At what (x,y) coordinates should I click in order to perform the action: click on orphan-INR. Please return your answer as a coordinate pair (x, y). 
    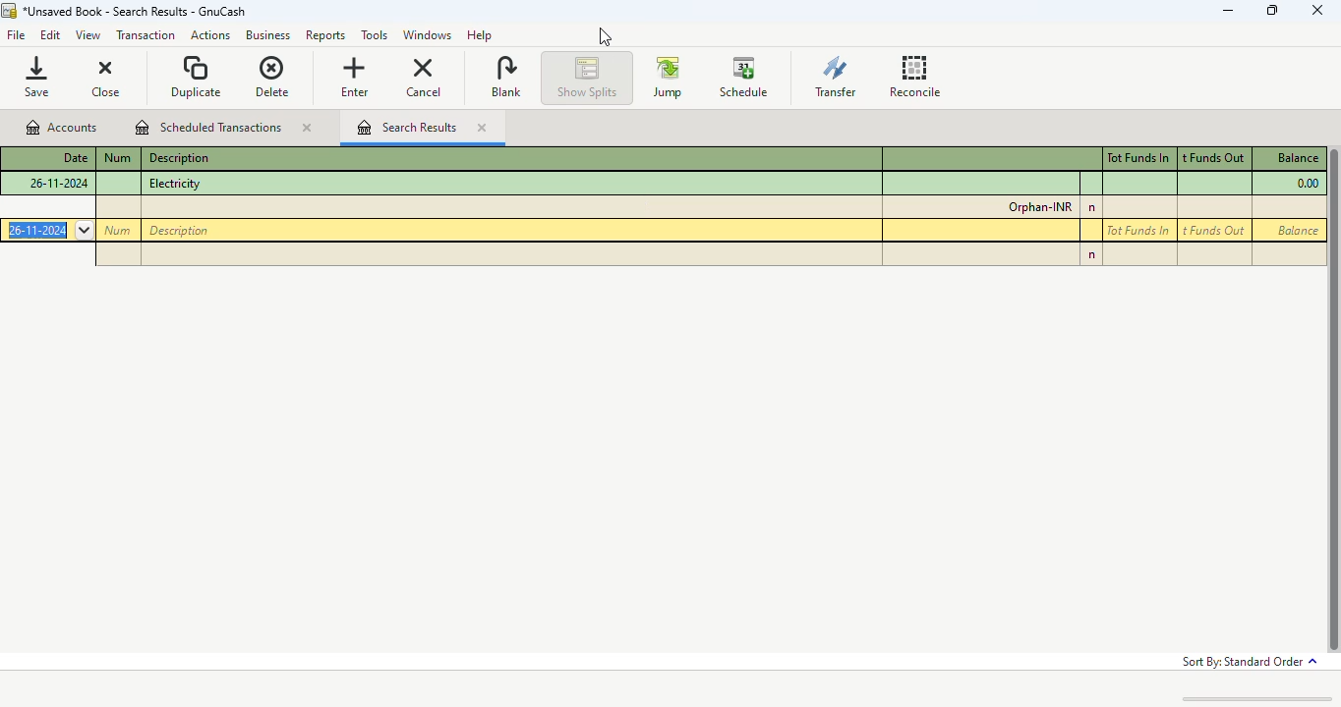
    Looking at the image, I should click on (1039, 207).